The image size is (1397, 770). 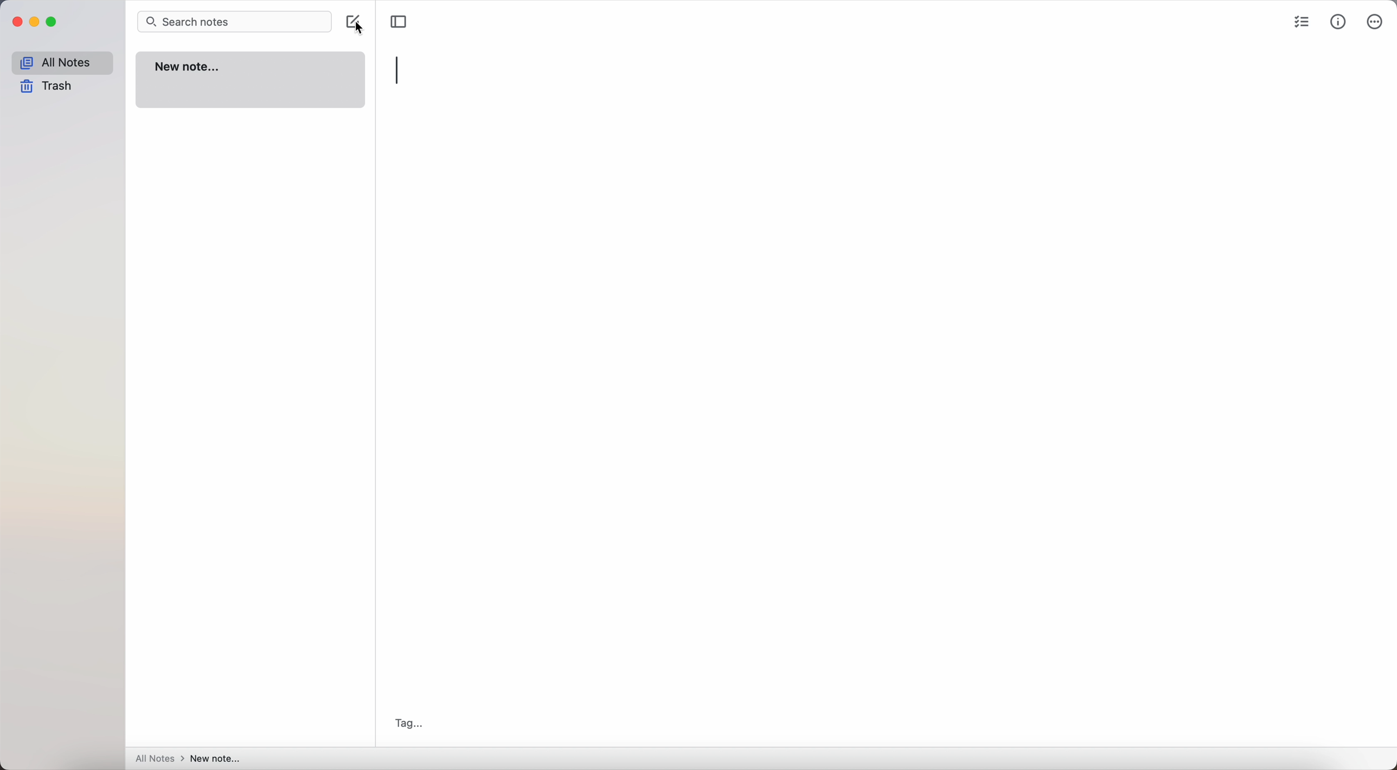 I want to click on trash, so click(x=47, y=87).